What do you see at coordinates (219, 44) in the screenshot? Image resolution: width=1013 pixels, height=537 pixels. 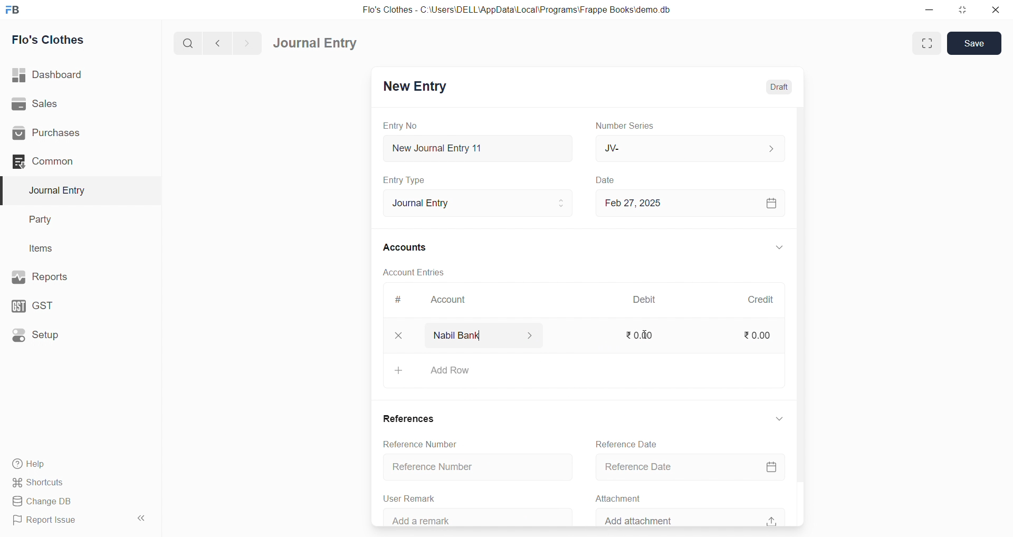 I see `navigate backward` at bounding box center [219, 44].